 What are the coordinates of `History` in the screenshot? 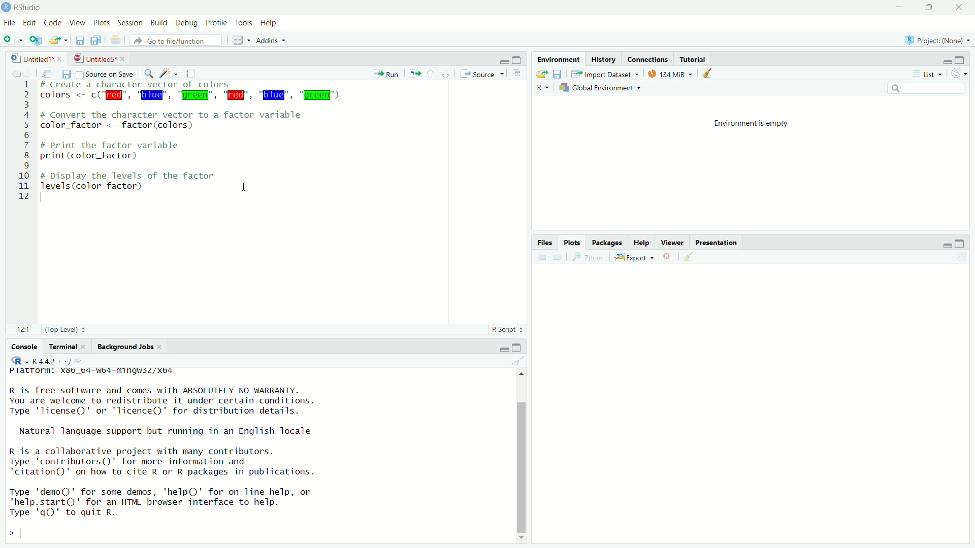 It's located at (603, 58).